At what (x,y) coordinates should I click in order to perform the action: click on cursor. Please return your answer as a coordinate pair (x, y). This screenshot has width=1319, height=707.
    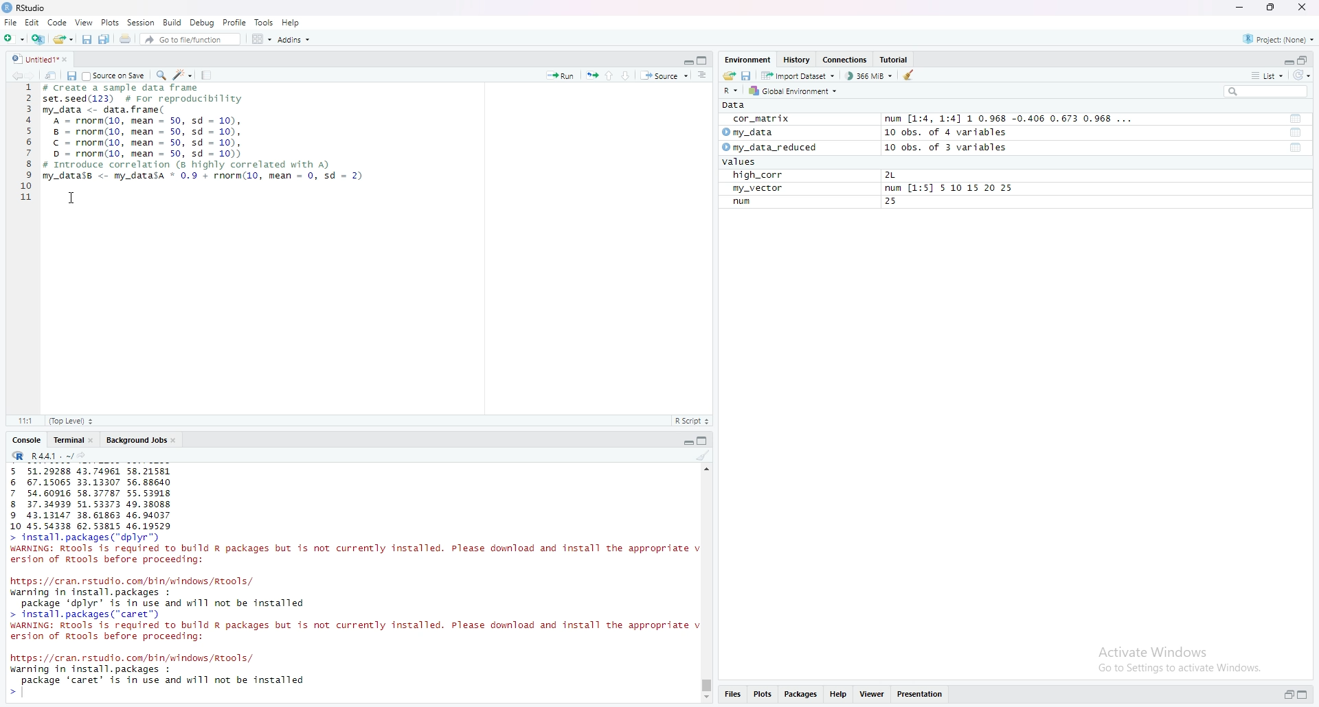
    Looking at the image, I should click on (71, 198).